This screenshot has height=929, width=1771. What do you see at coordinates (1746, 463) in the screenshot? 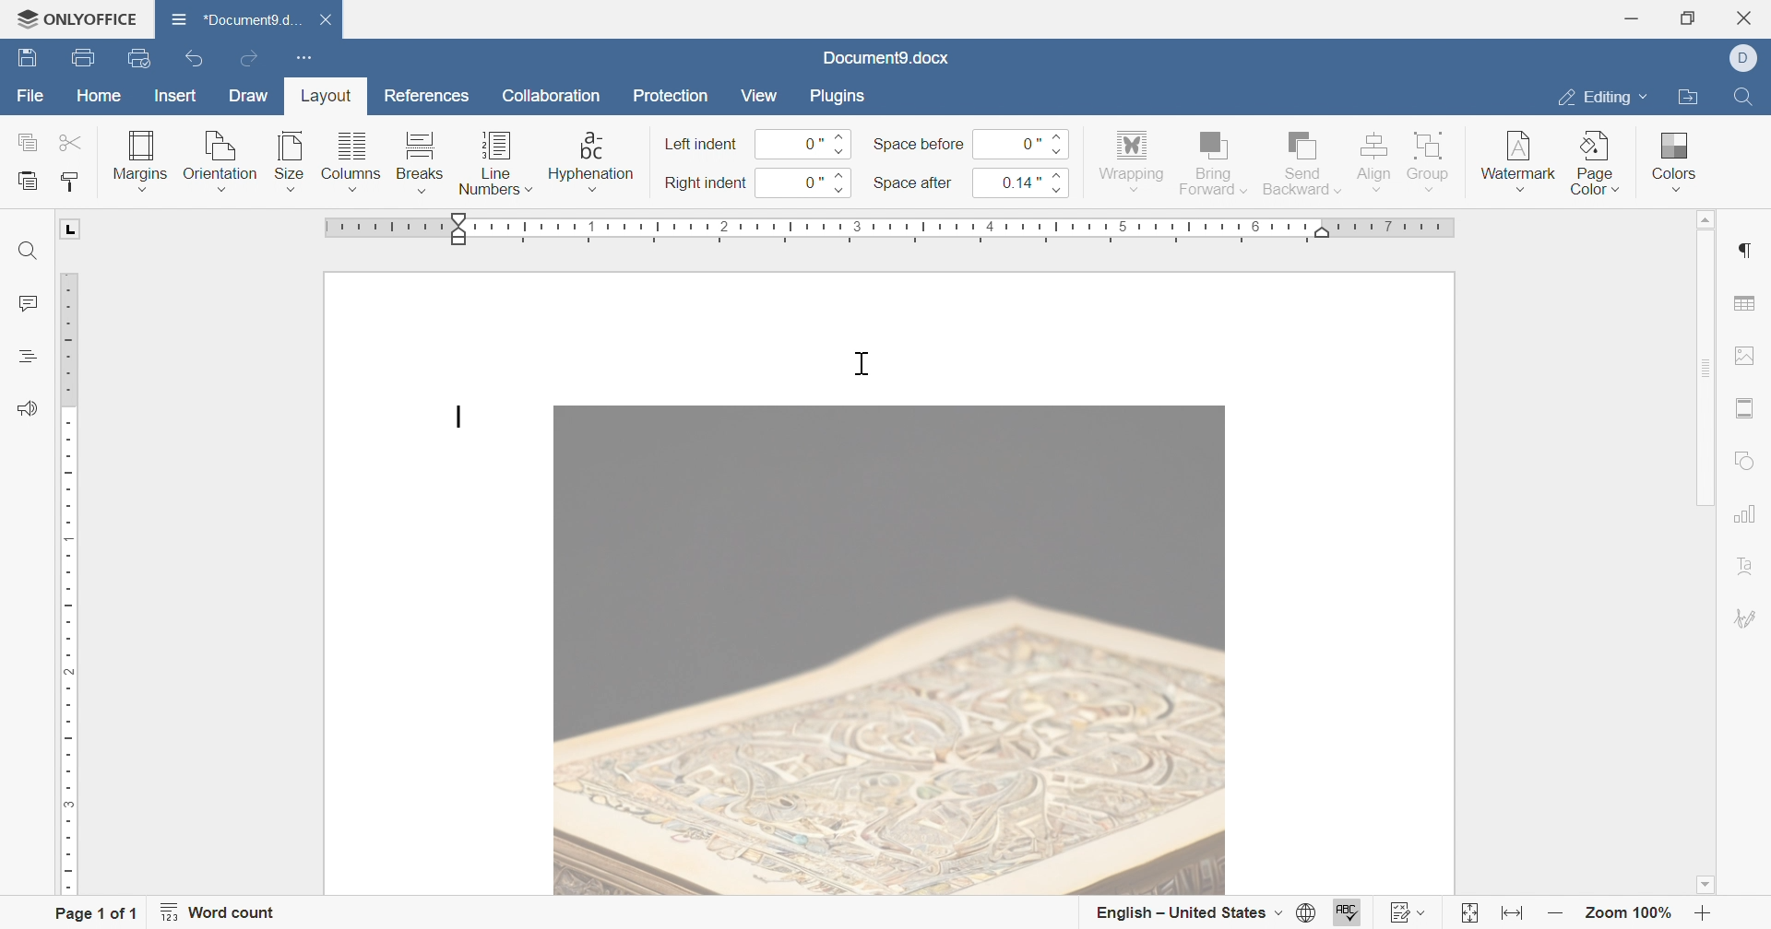
I see `shape settings` at bounding box center [1746, 463].